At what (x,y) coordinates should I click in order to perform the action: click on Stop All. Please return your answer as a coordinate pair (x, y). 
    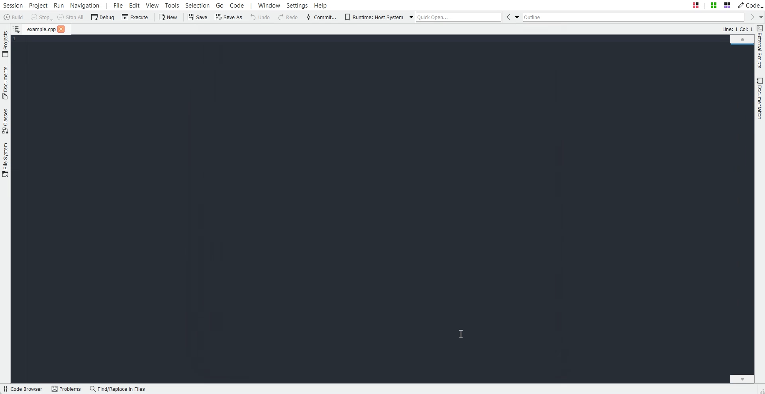
    Looking at the image, I should click on (70, 17).